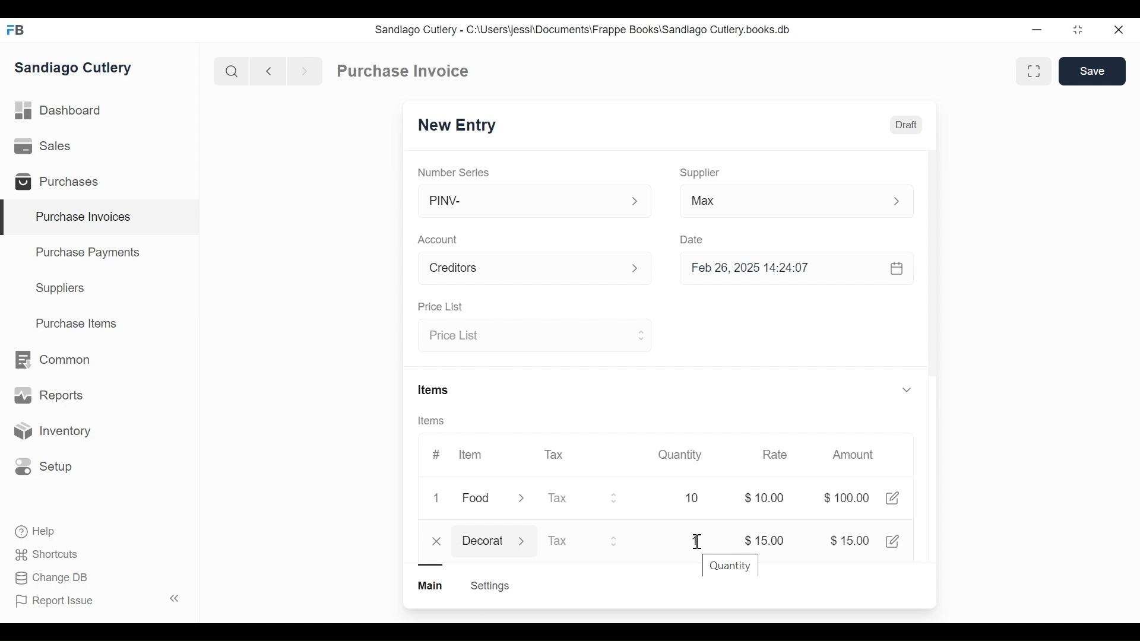  What do you see at coordinates (679, 454) in the screenshot?
I see `Quantity` at bounding box center [679, 454].